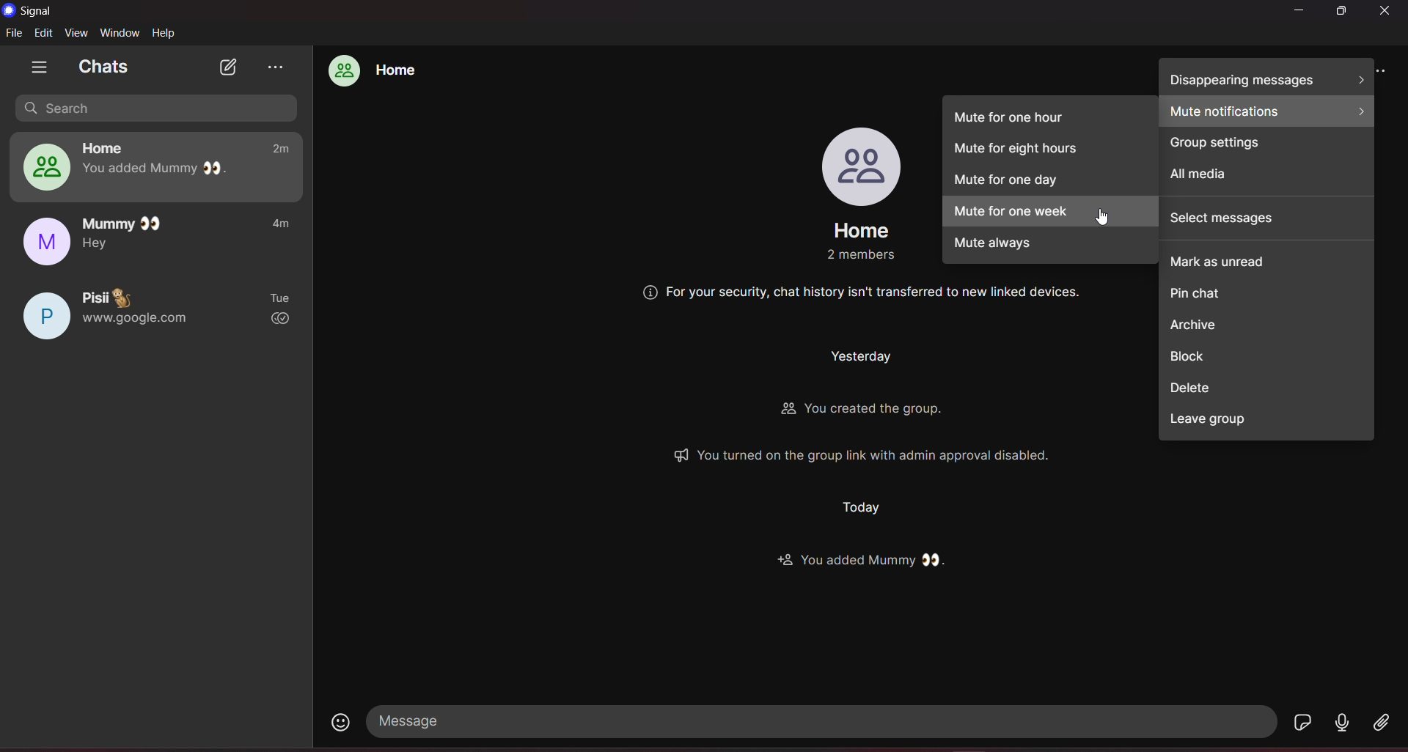 Image resolution: width=1408 pixels, height=752 pixels. What do you see at coordinates (1267, 289) in the screenshot?
I see `pin chat` at bounding box center [1267, 289].